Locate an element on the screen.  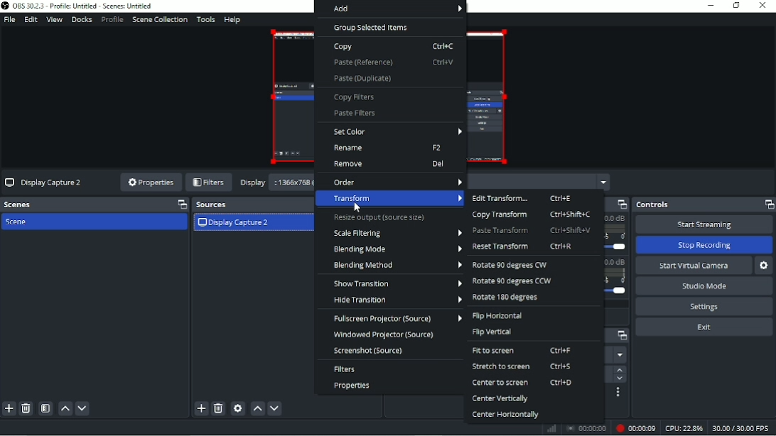
Paste transform is located at coordinates (532, 230).